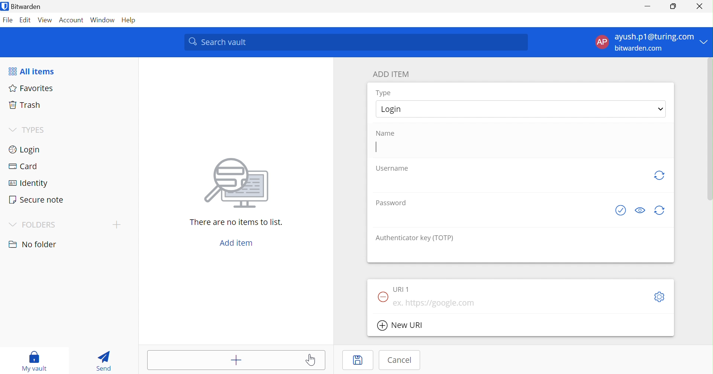 This screenshot has width=713, height=374. Describe the element at coordinates (381, 297) in the screenshot. I see `Remove` at that location.